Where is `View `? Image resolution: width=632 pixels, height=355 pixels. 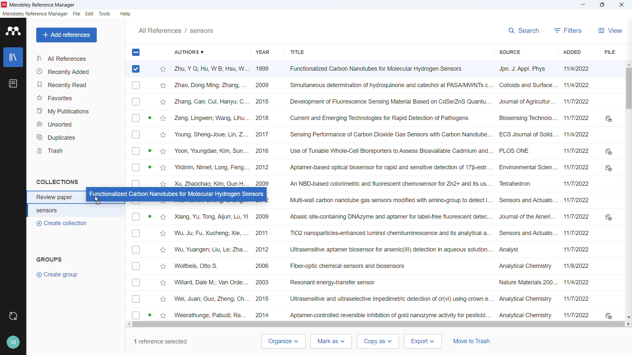 View  is located at coordinates (609, 30).